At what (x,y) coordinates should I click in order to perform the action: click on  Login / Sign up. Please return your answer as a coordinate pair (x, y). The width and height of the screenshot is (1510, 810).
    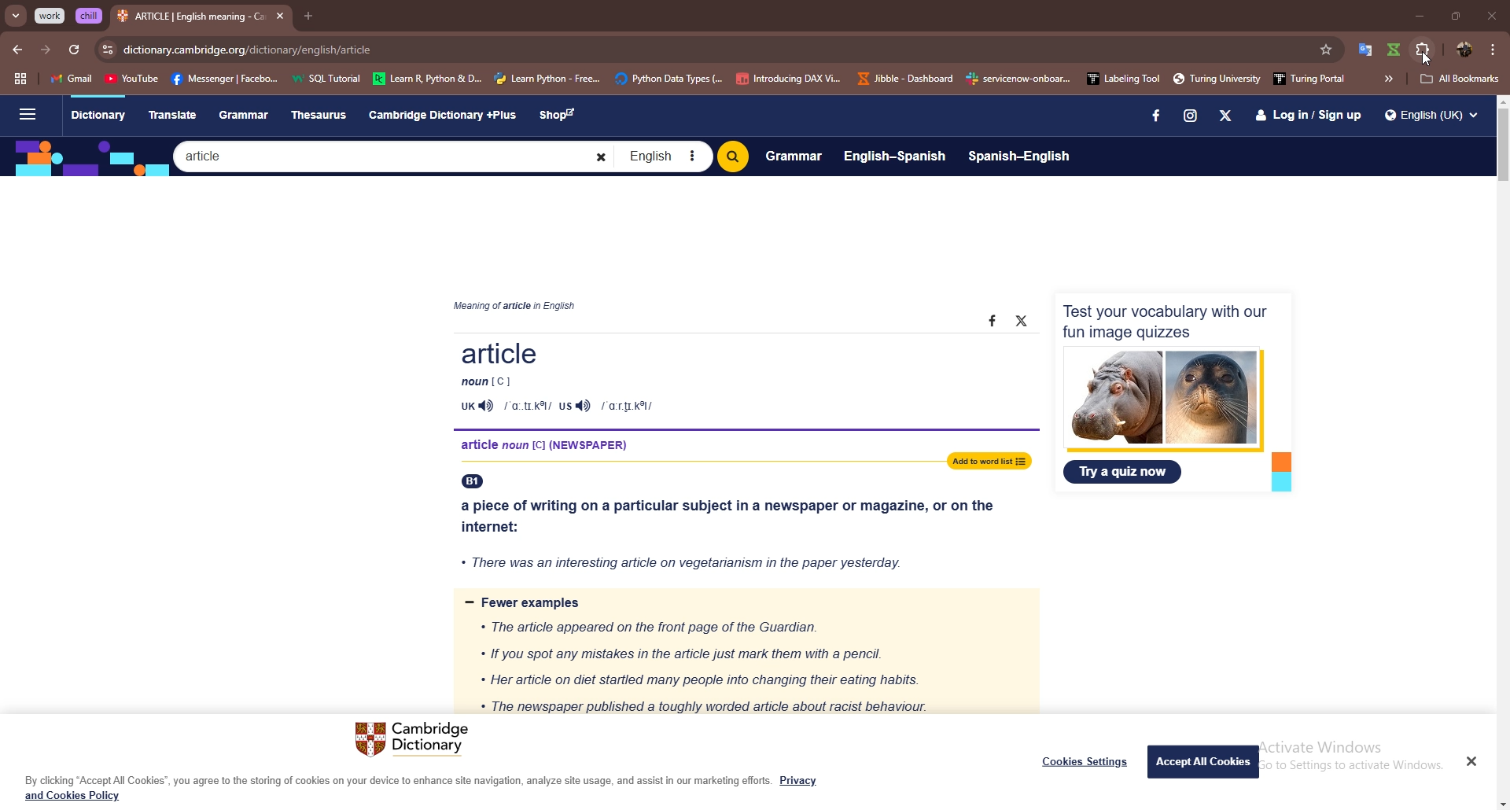
    Looking at the image, I should click on (1313, 115).